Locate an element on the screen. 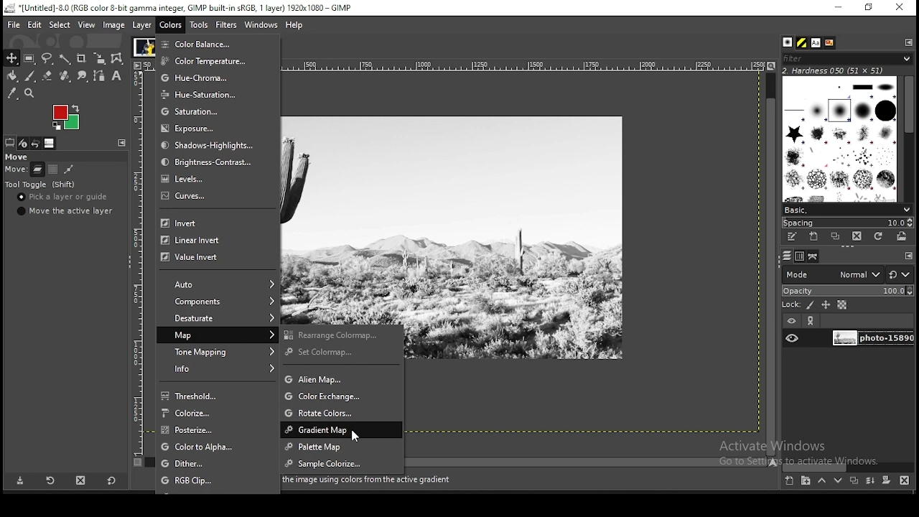 The height and width of the screenshot is (517, 919). curve is located at coordinates (216, 200).